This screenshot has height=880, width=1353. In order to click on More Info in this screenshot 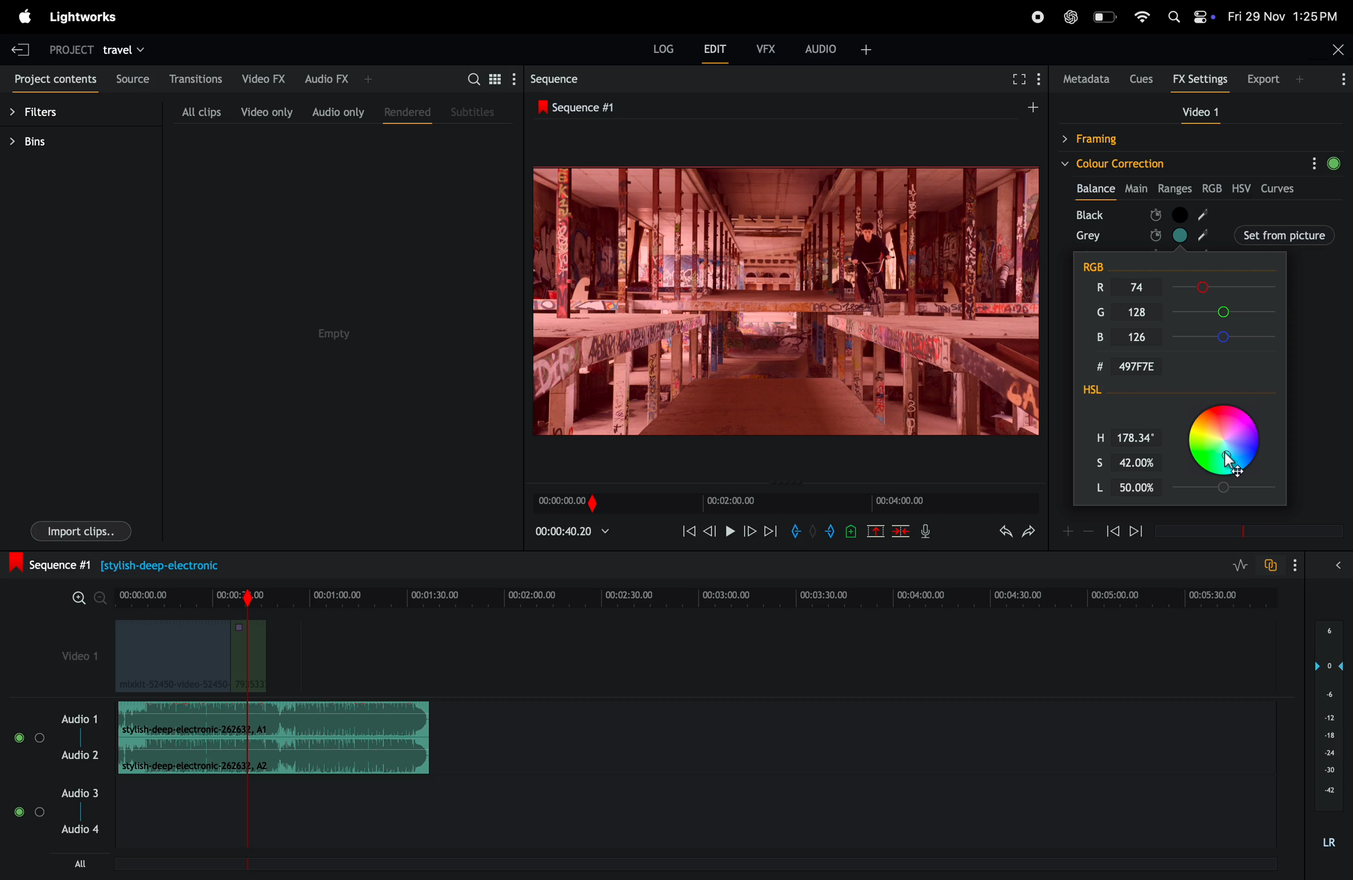, I will do `click(1344, 83)`.